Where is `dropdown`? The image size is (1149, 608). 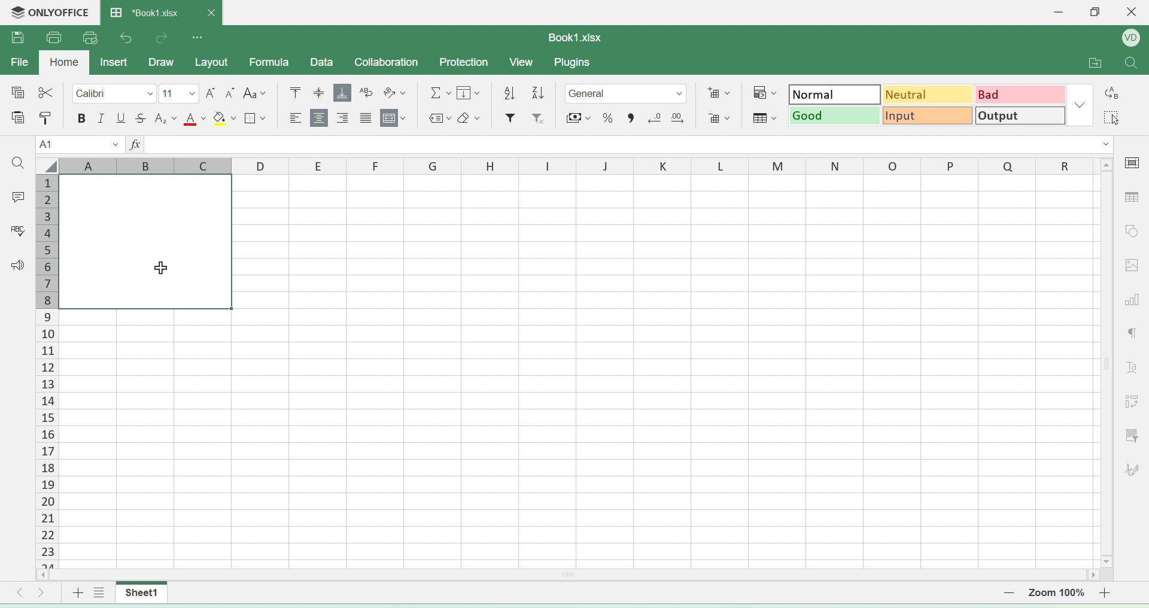
dropdown is located at coordinates (1081, 106).